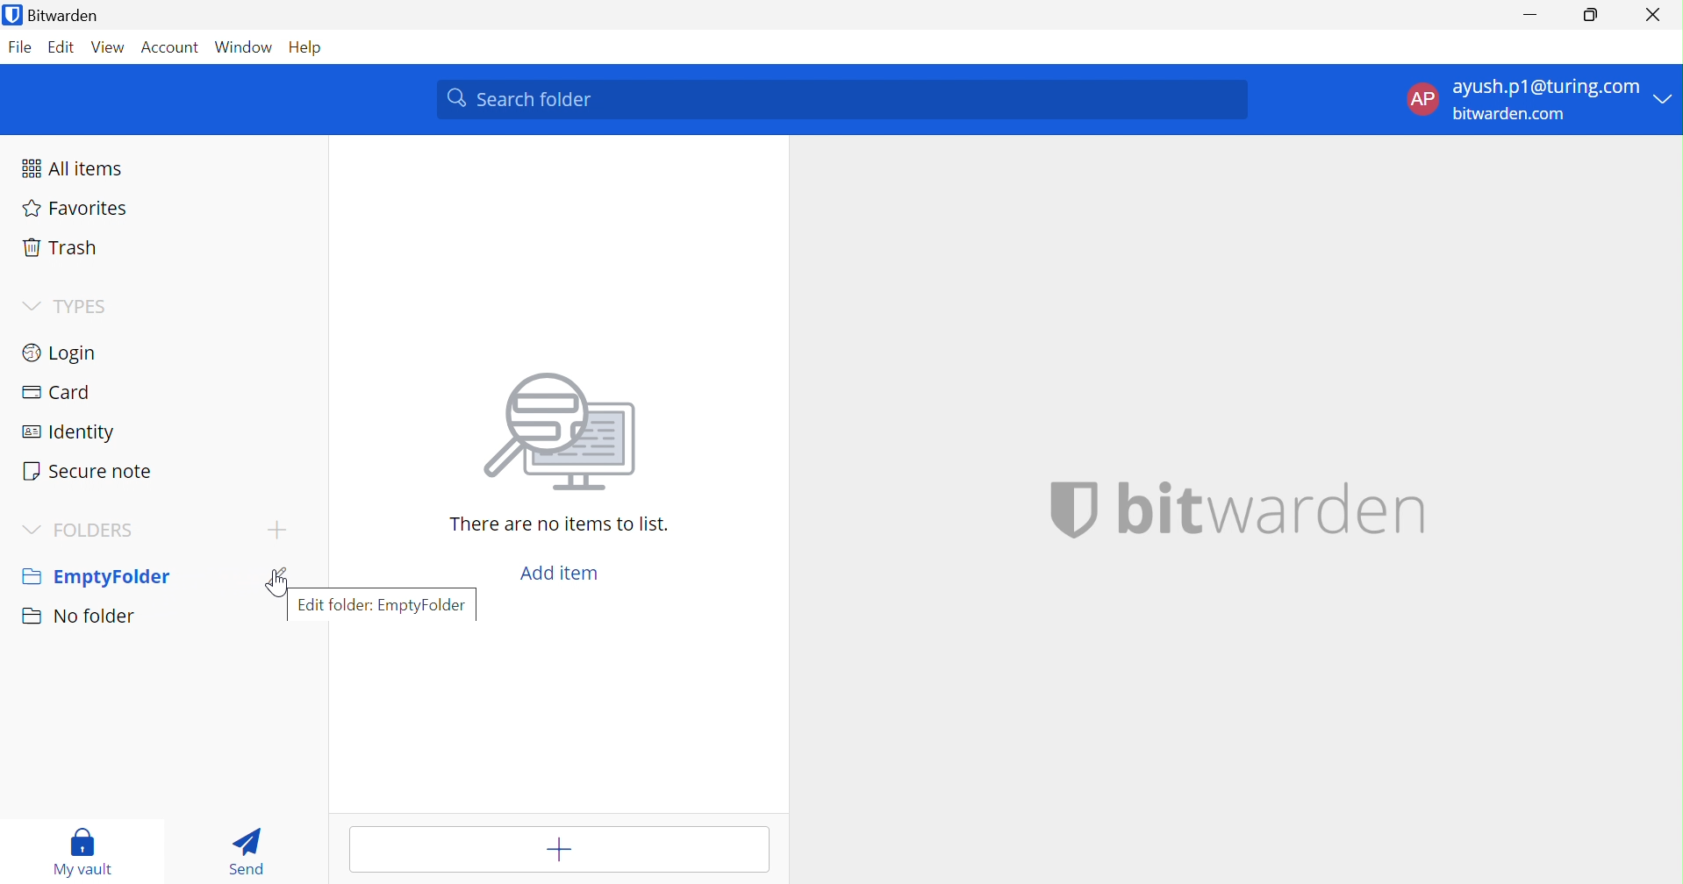 The height and width of the screenshot is (884, 1683). Describe the element at coordinates (274, 582) in the screenshot. I see `Cursor` at that location.